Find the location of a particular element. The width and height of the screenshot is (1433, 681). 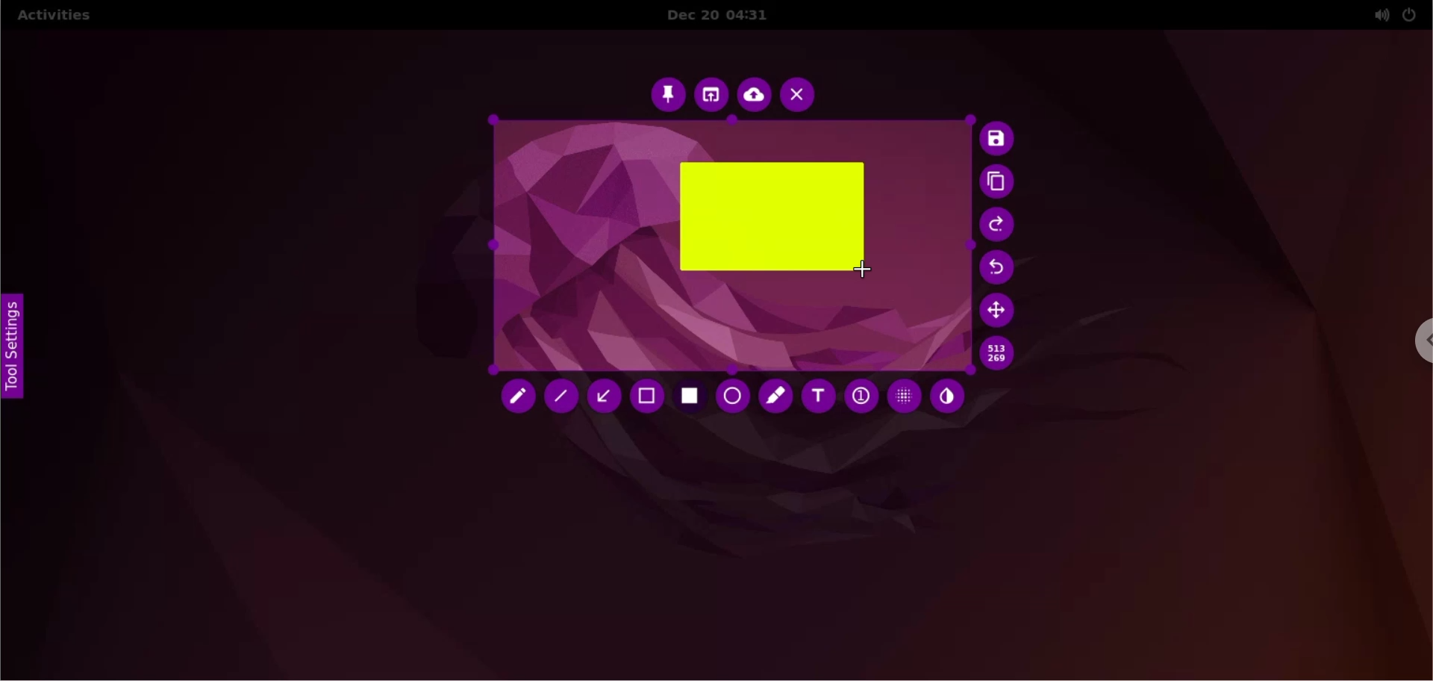

add text is located at coordinates (820, 399).